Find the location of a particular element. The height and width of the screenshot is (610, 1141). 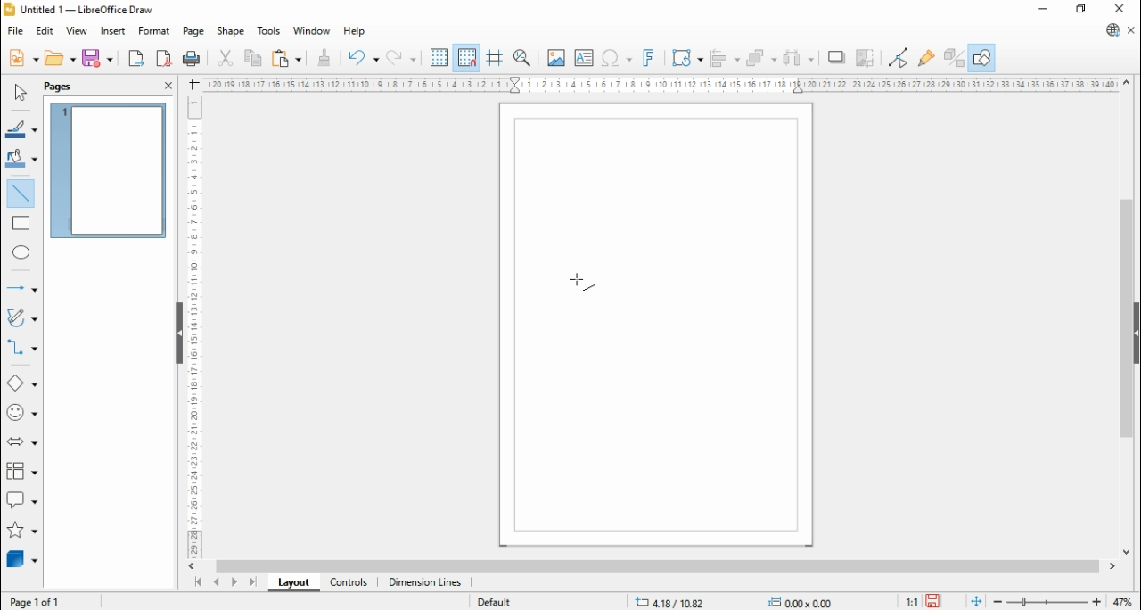

fill color is located at coordinates (21, 158).